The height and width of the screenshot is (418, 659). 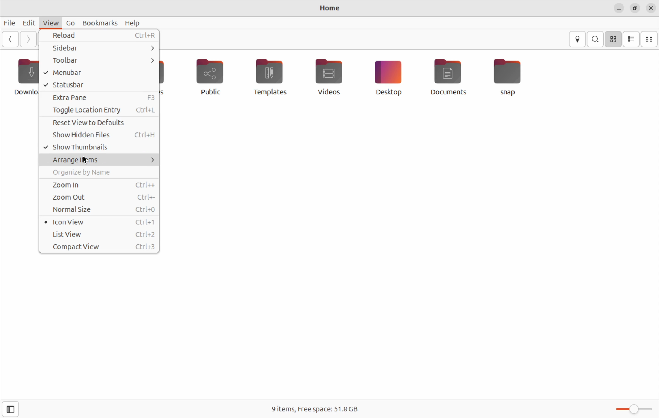 I want to click on minimize, so click(x=617, y=8).